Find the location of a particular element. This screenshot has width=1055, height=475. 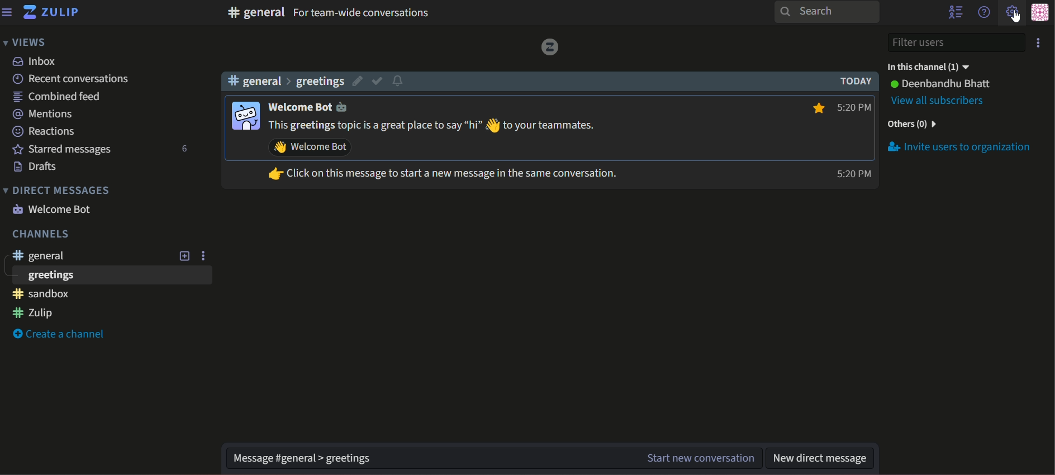

name is located at coordinates (942, 84).